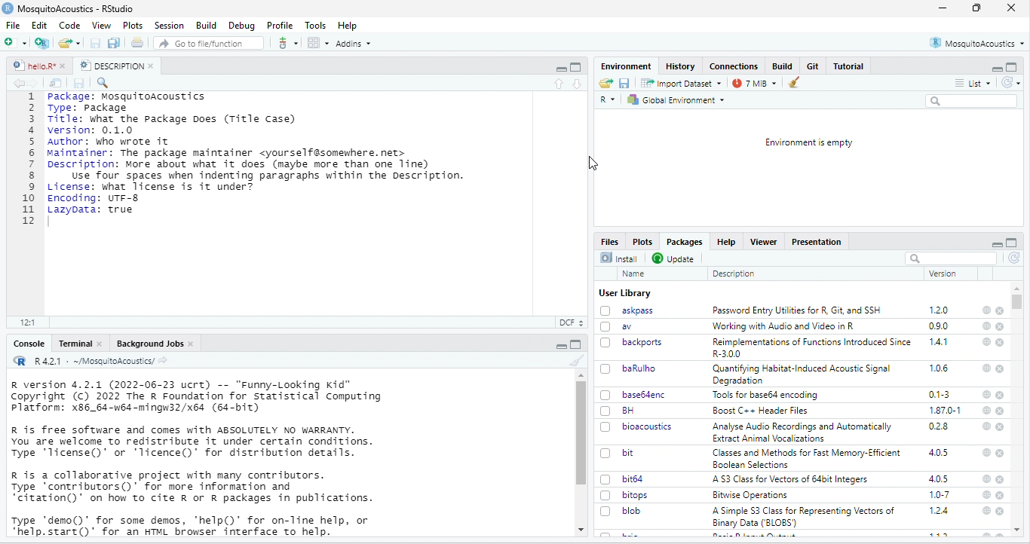 This screenshot has width=1030, height=544. I want to click on forward, so click(35, 83).